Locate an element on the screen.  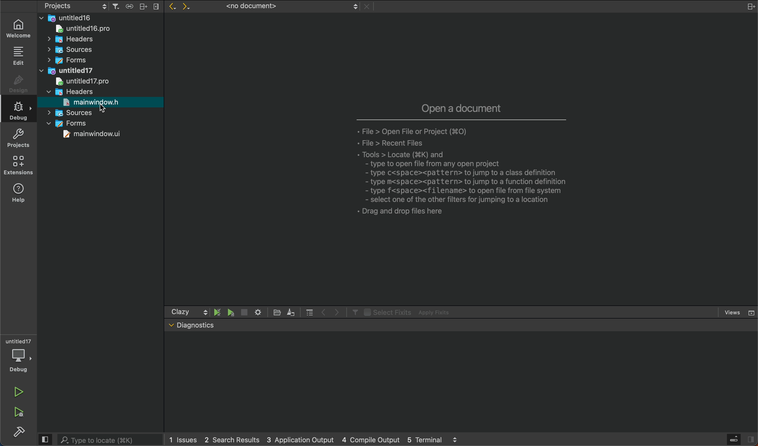
attach is located at coordinates (128, 6).